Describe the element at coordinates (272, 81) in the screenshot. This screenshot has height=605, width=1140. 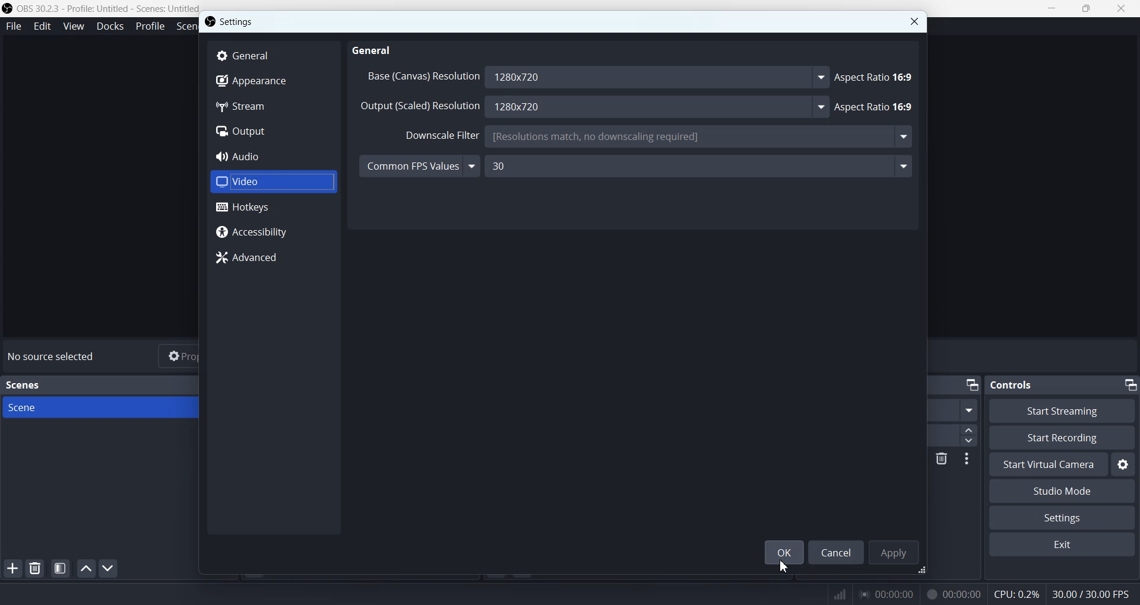
I see `Appearance` at that location.